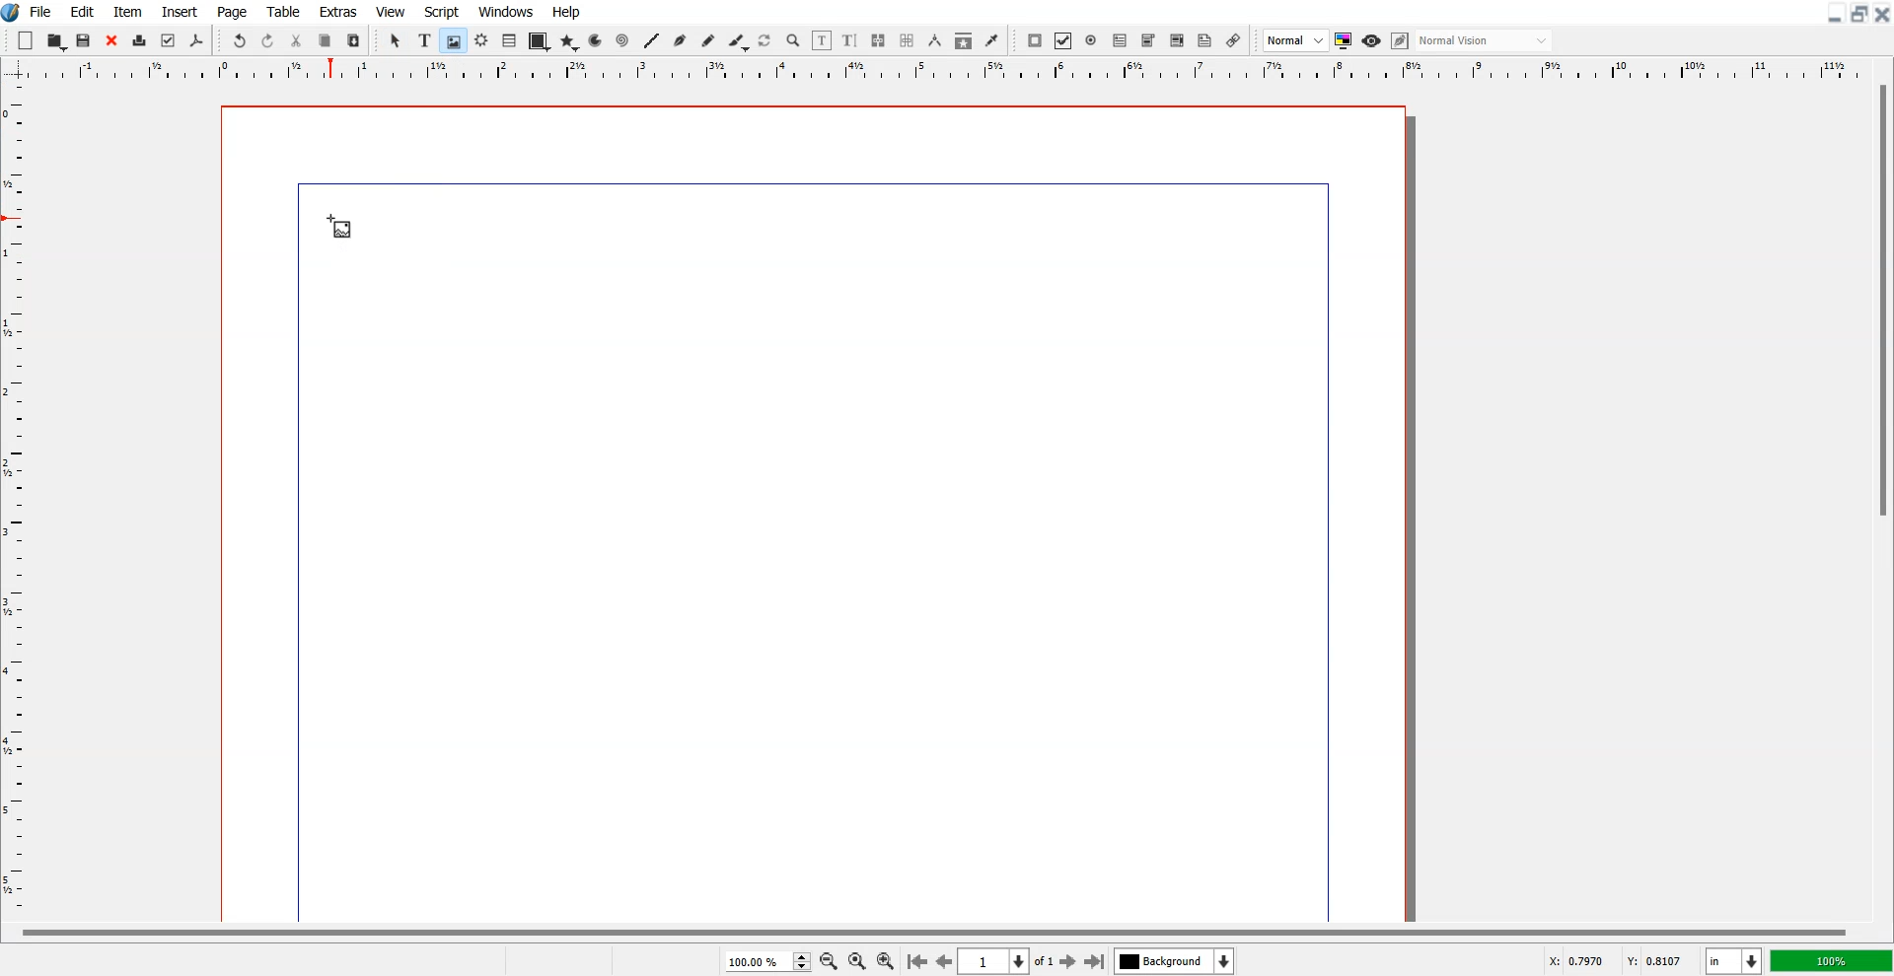 Image resolution: width=1894 pixels, height=976 pixels. Describe the element at coordinates (569, 43) in the screenshot. I see `Polygon` at that location.